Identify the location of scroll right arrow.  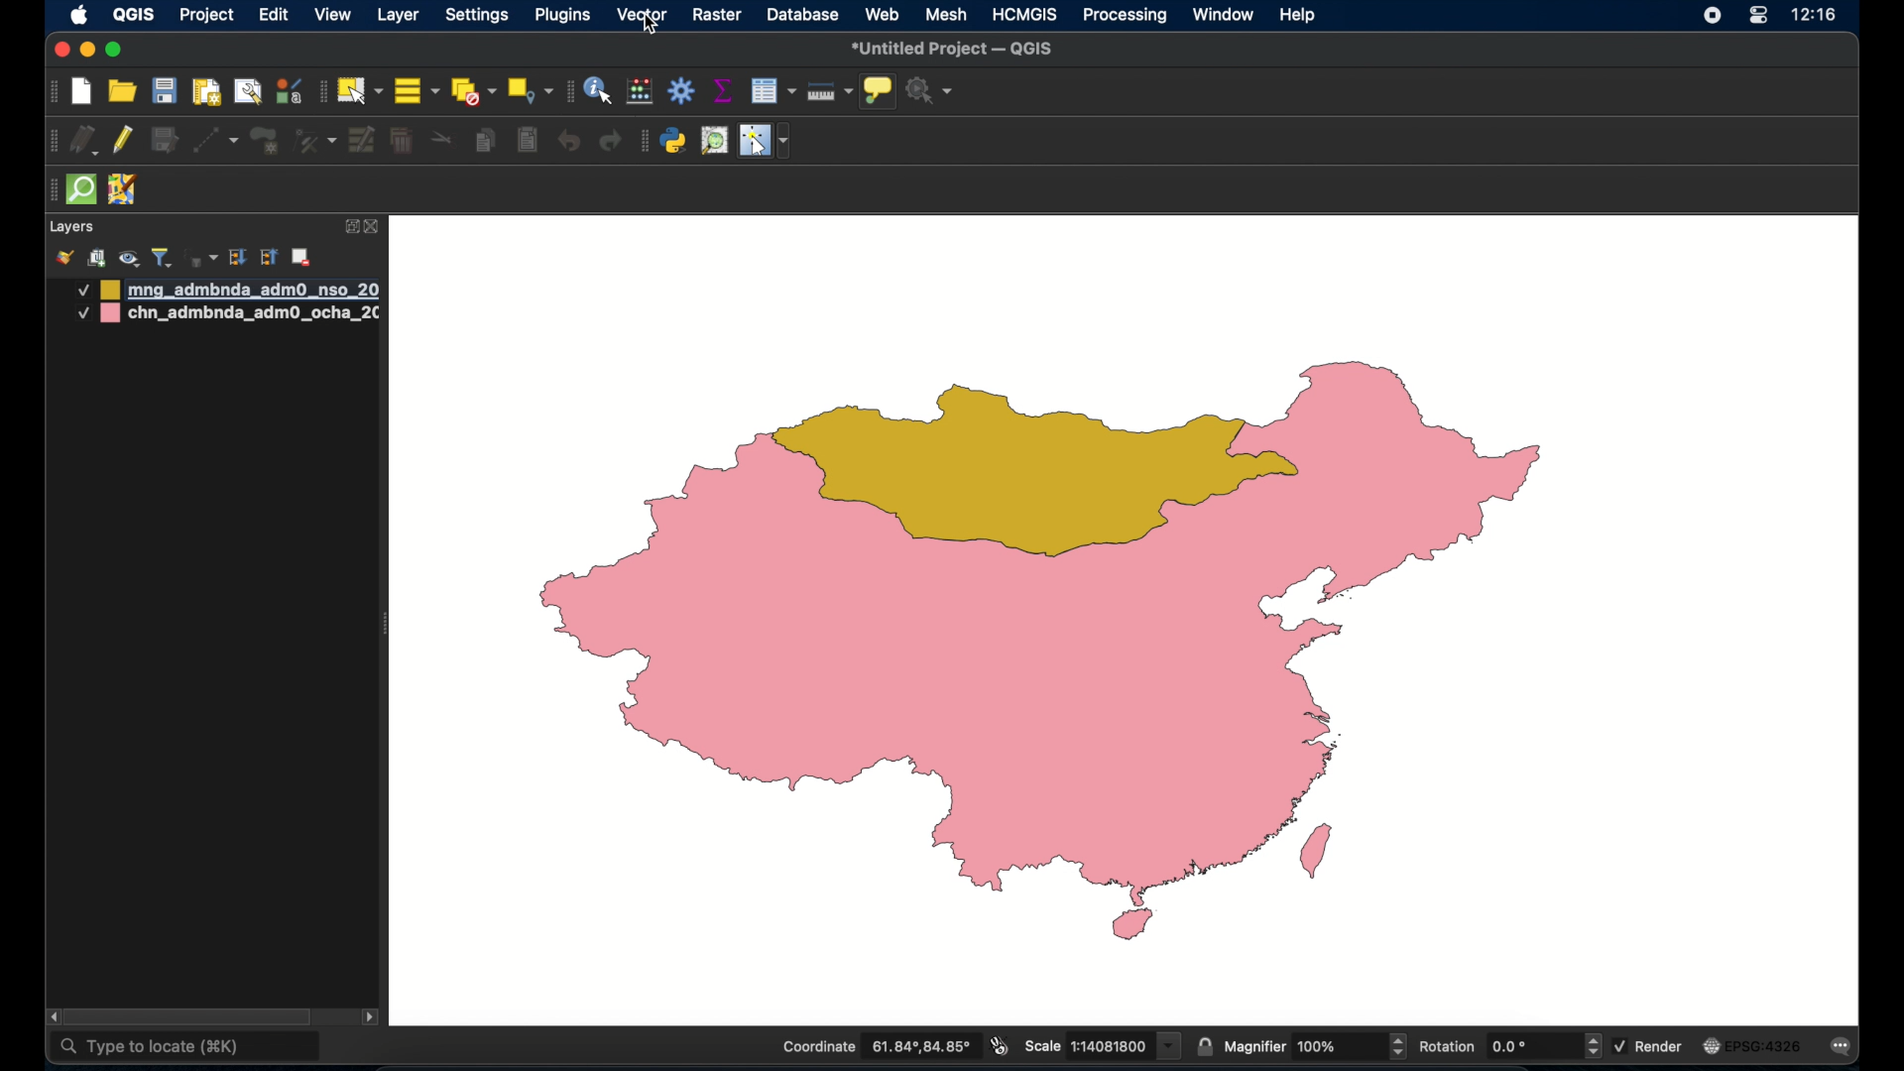
(371, 1020).